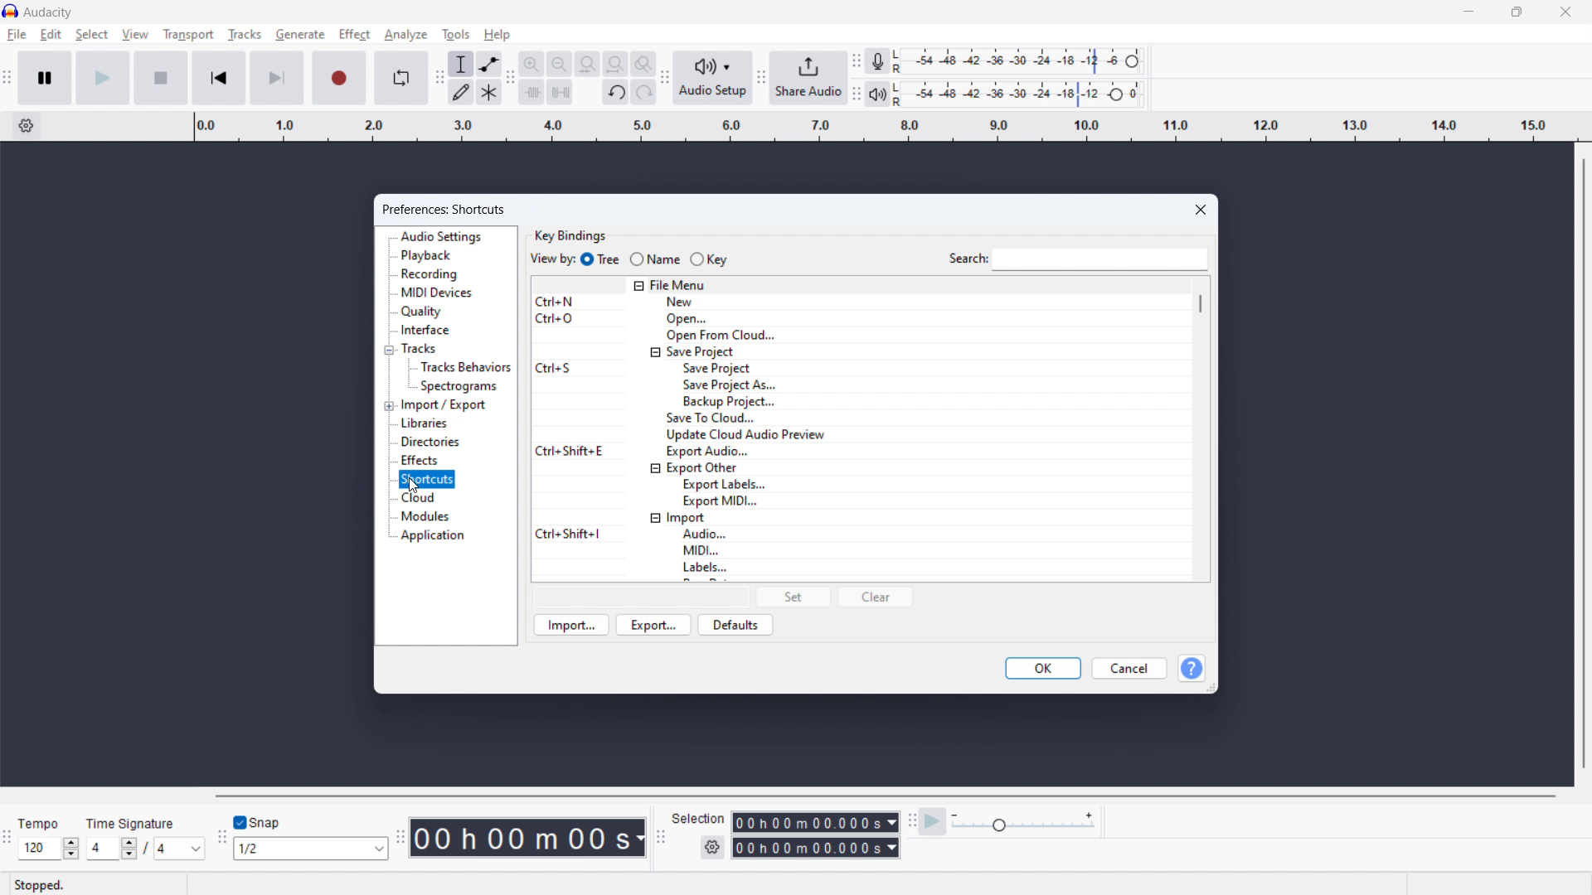 Image resolution: width=1592 pixels, height=895 pixels. I want to click on record, so click(340, 78).